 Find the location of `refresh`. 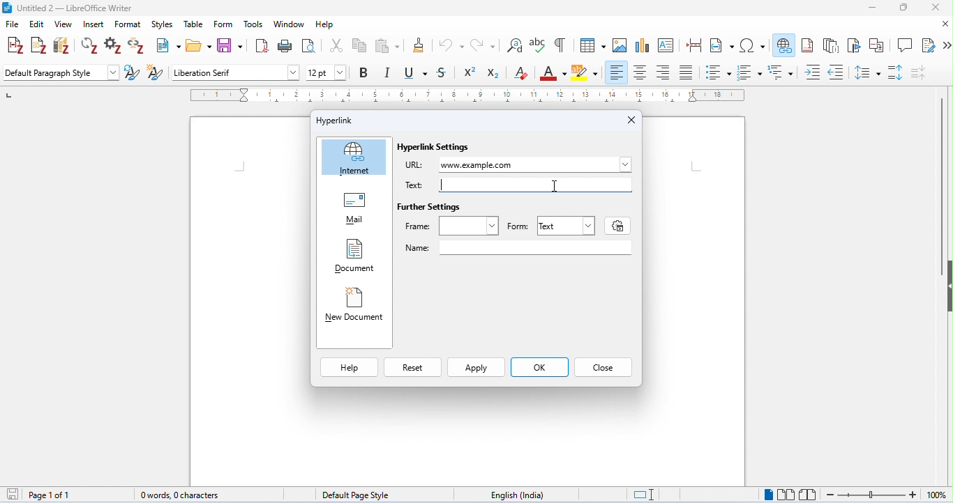

refresh is located at coordinates (90, 46).